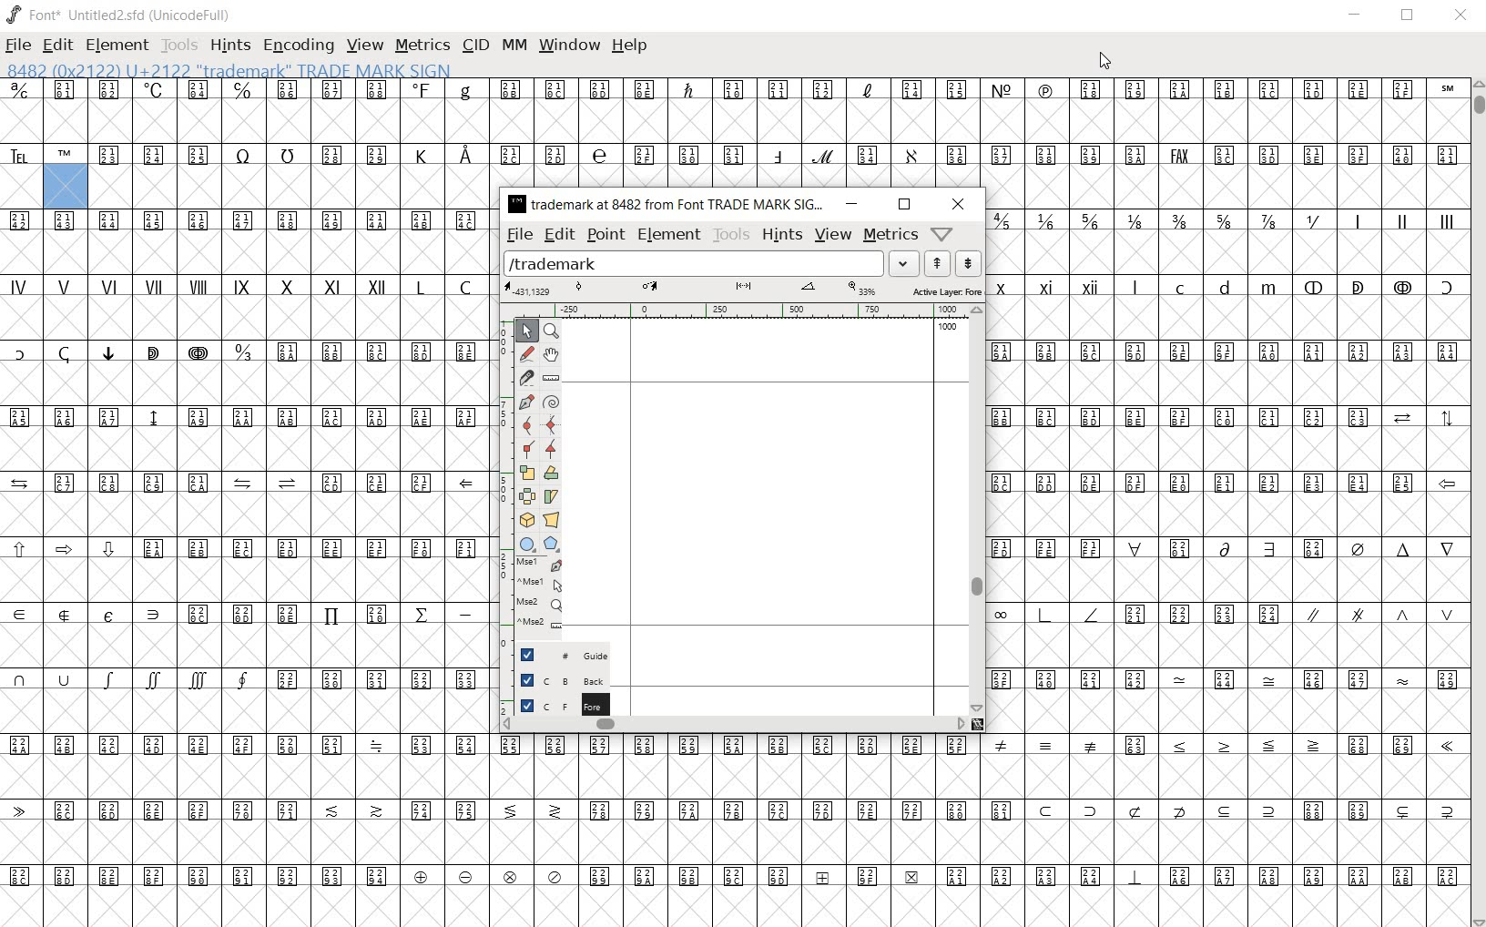 The height and width of the screenshot is (927, 1486). I want to click on view, so click(833, 235).